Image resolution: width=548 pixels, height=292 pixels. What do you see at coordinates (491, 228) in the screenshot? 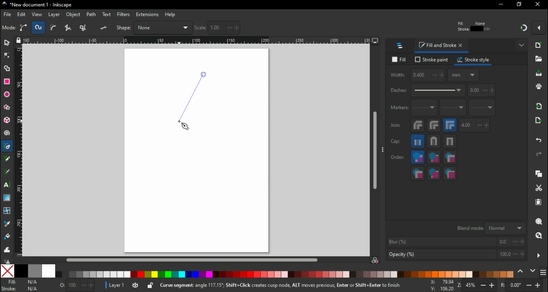
I see `blend mode` at bounding box center [491, 228].